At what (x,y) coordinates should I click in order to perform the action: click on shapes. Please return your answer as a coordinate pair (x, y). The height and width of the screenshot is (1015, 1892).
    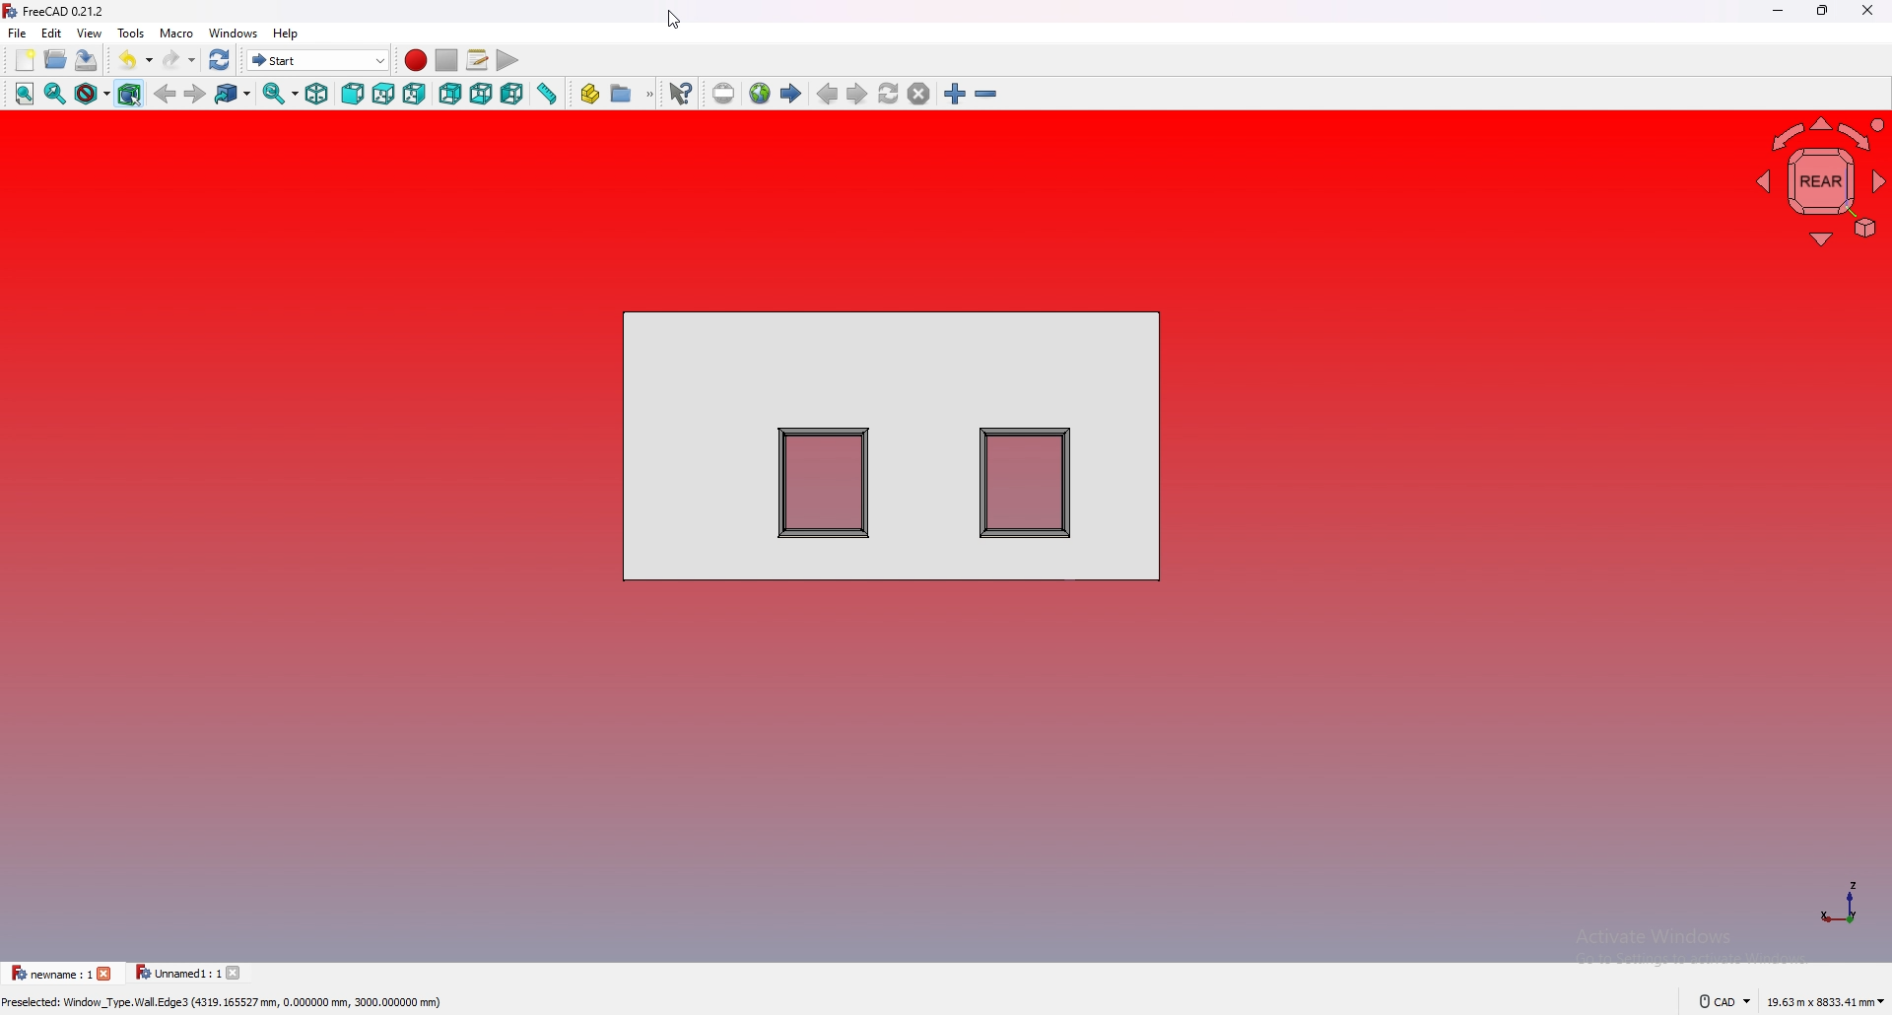
    Looking at the image, I should click on (890, 444).